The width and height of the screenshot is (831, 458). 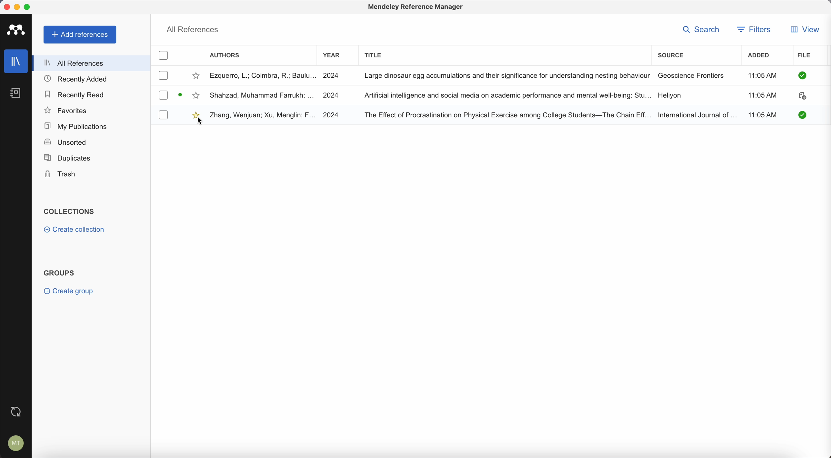 I want to click on 2024, so click(x=336, y=94).